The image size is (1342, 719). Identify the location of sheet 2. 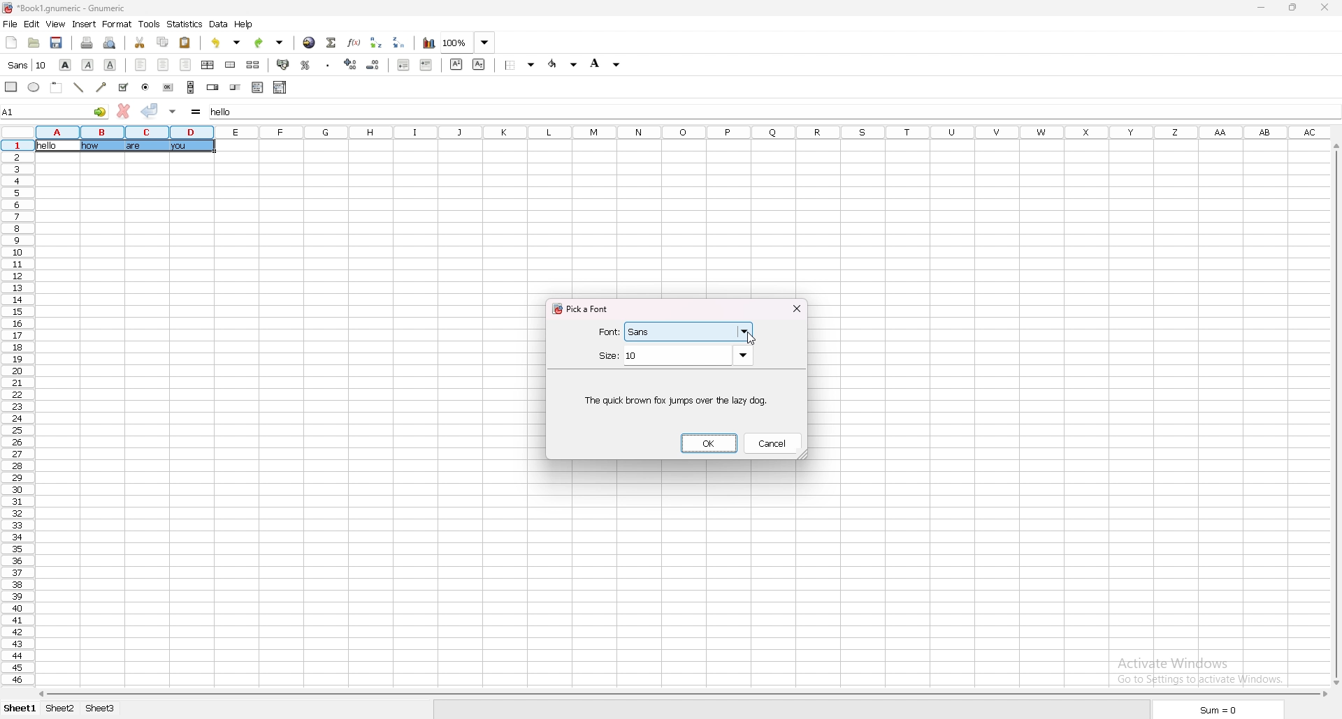
(61, 709).